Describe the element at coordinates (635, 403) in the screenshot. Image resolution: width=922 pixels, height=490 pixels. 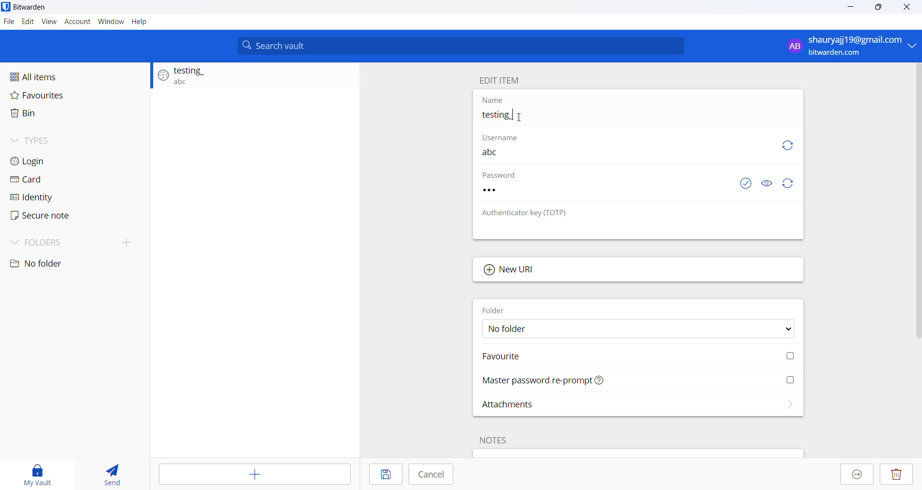
I see `Attachments` at that location.